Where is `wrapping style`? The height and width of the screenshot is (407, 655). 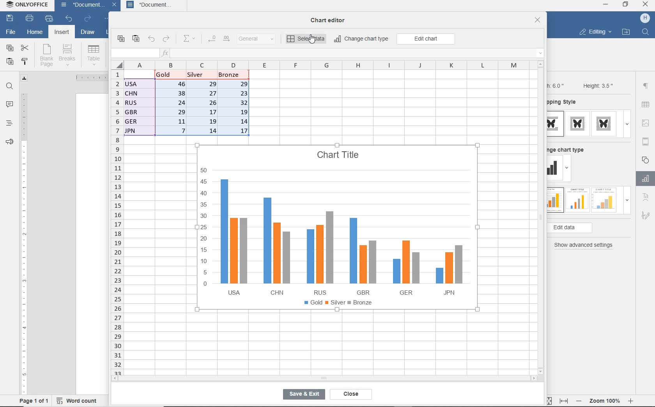 wrapping style is located at coordinates (573, 103).